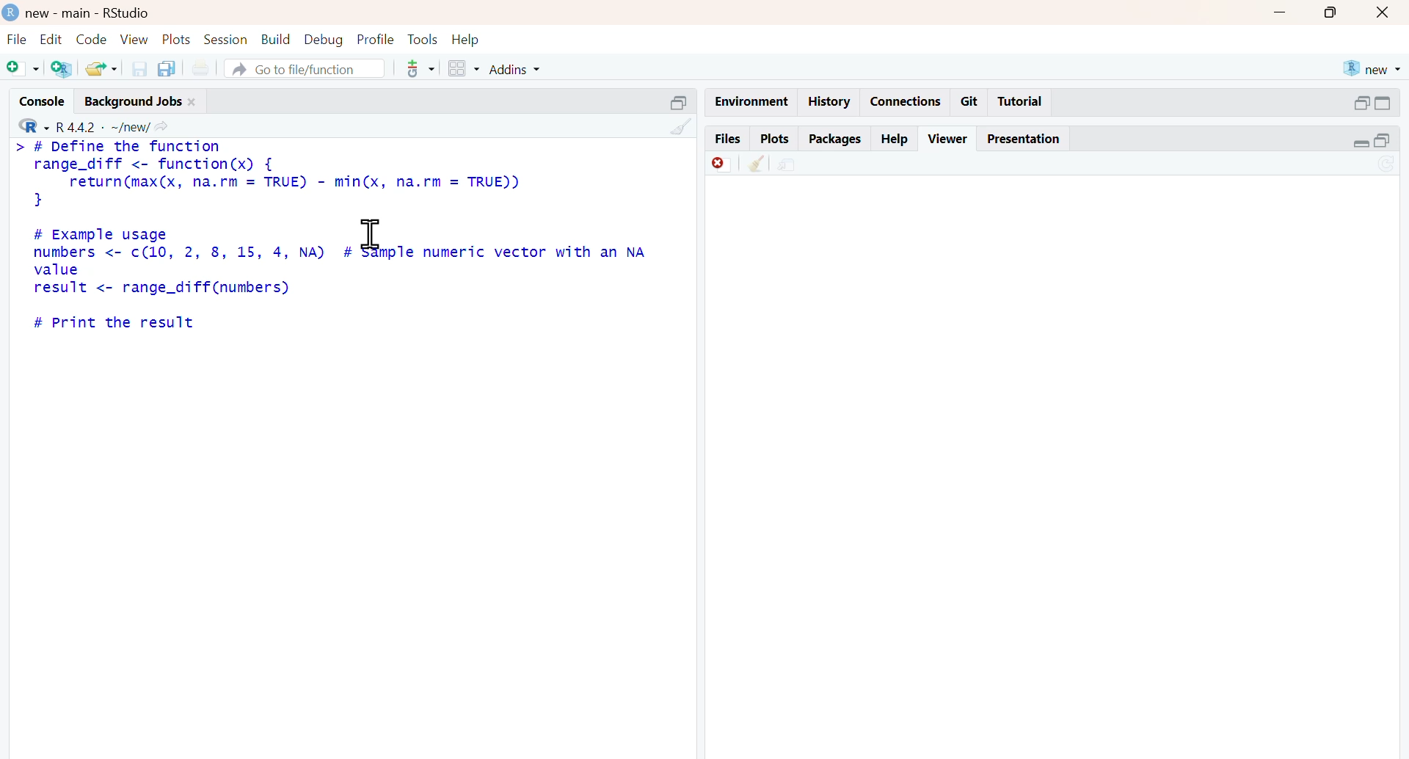  Describe the element at coordinates (51, 39) in the screenshot. I see `edit` at that location.